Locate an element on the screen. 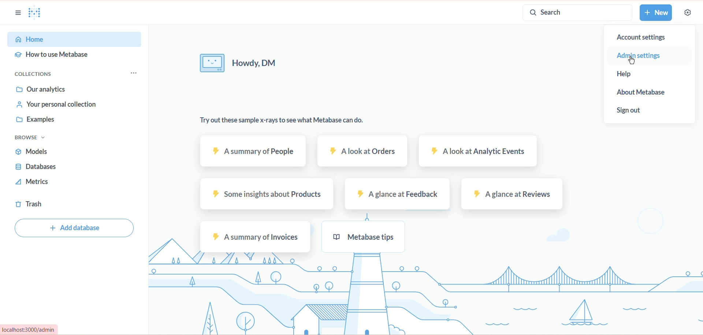  metrics is located at coordinates (31, 182).